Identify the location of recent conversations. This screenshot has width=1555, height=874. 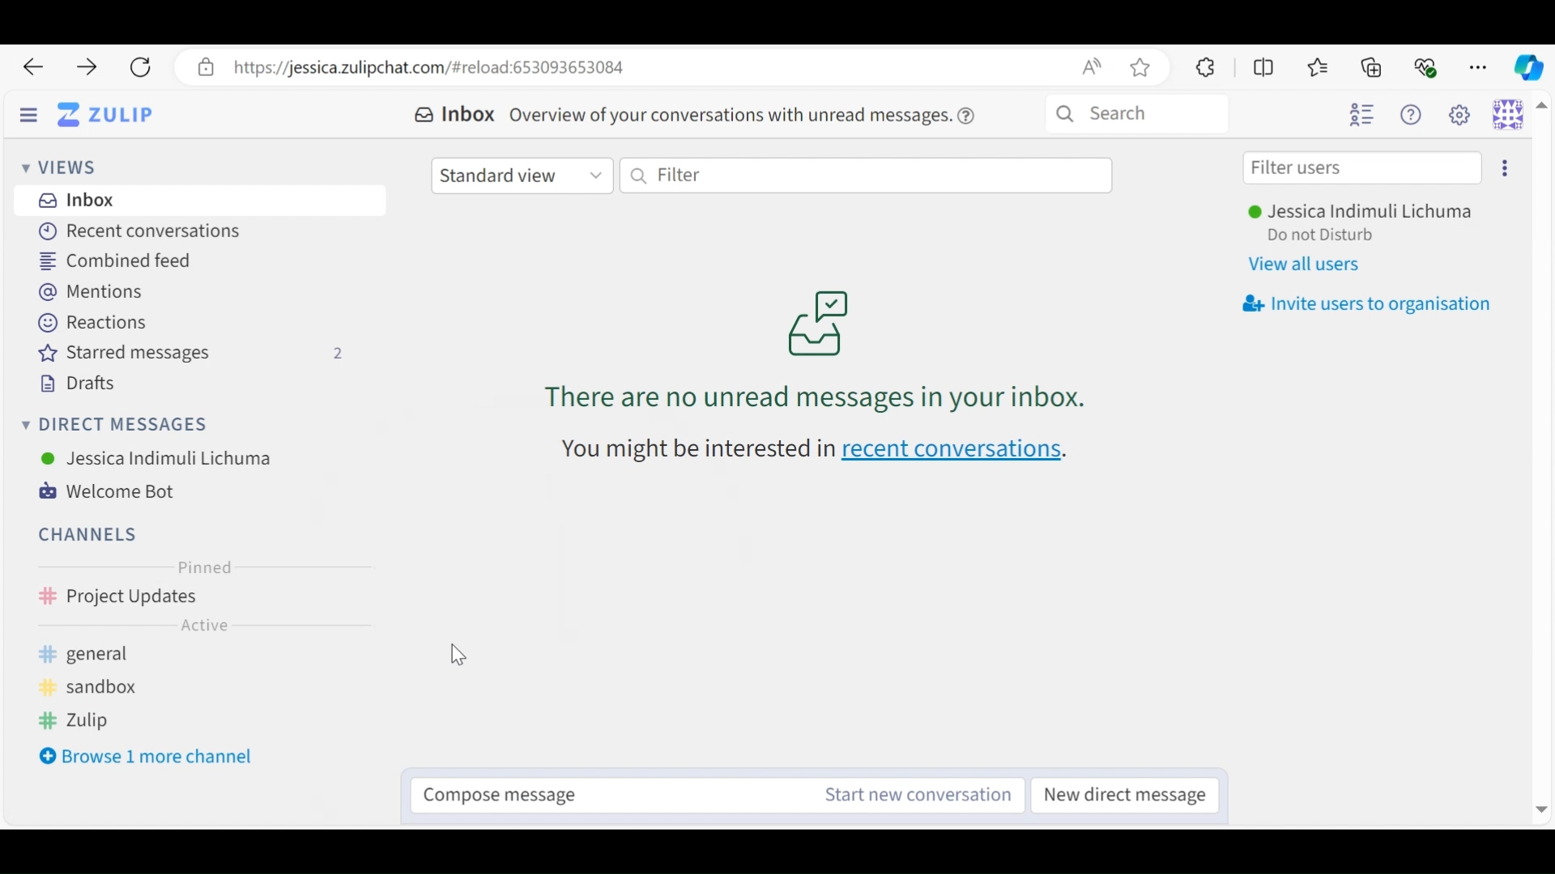
(824, 453).